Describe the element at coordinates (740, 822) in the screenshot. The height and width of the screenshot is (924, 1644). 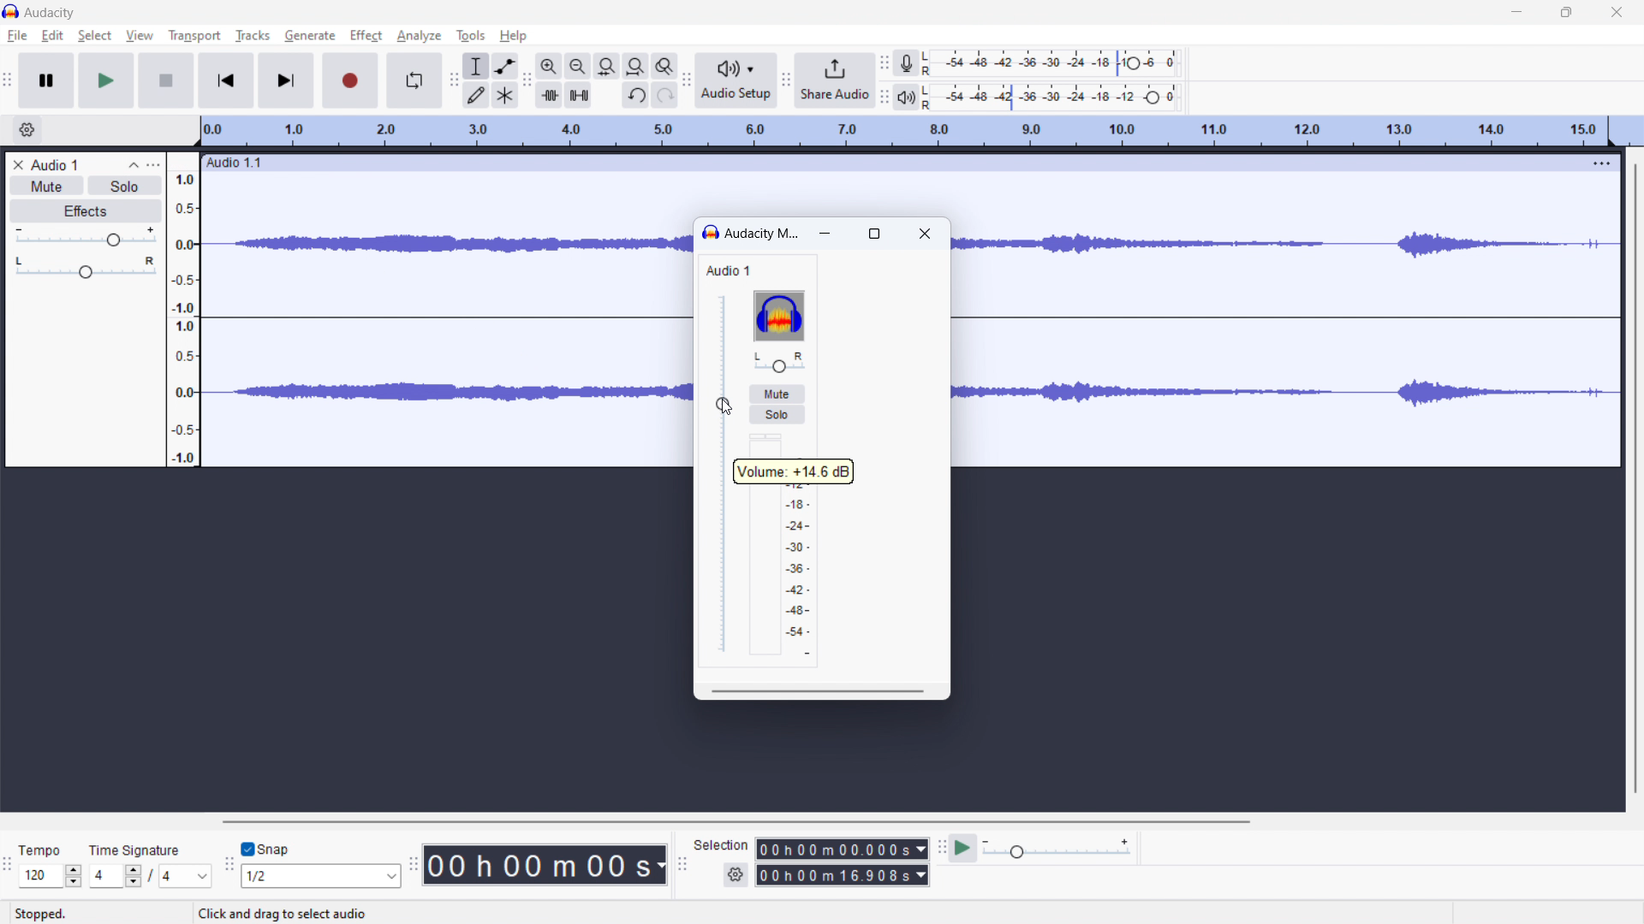
I see `horizontal scrollbar` at that location.